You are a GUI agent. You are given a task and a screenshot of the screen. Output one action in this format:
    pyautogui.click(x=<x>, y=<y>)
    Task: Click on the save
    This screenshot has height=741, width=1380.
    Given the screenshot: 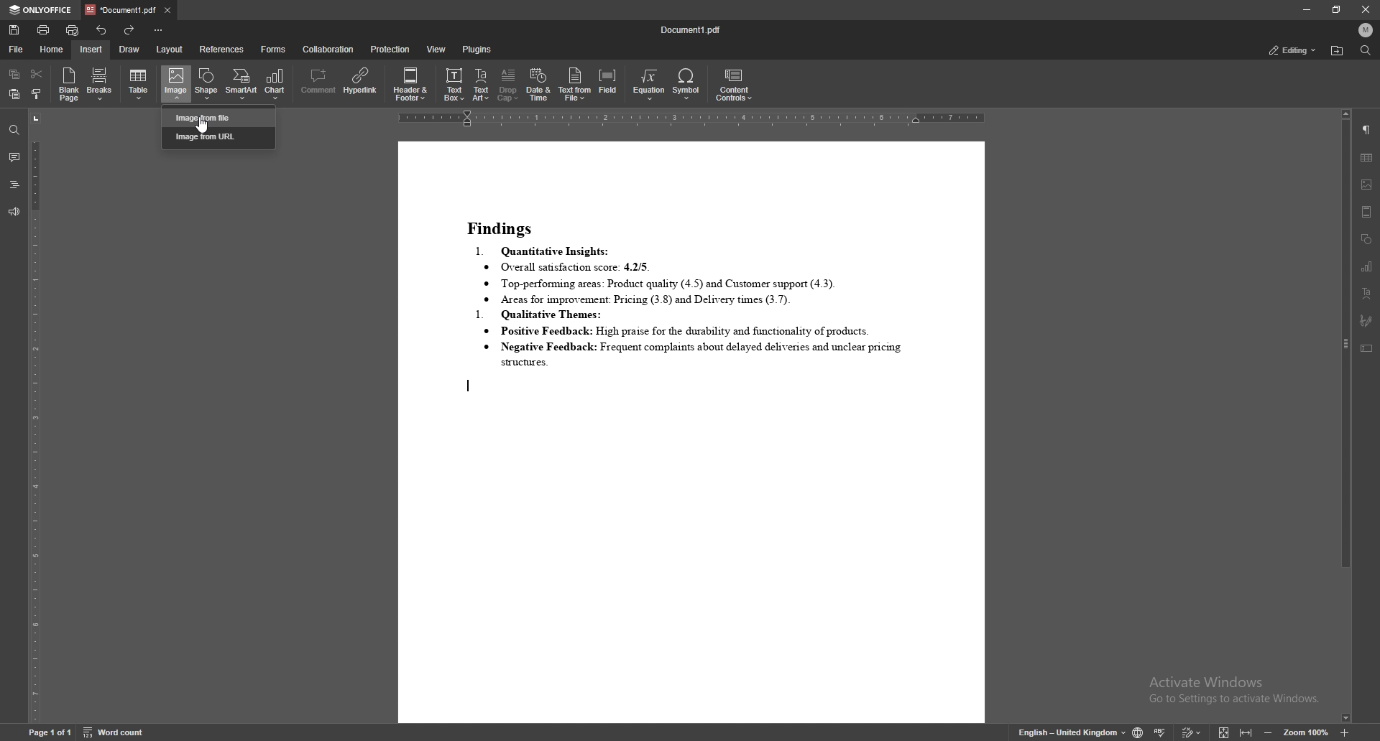 What is the action you would take?
    pyautogui.click(x=15, y=30)
    